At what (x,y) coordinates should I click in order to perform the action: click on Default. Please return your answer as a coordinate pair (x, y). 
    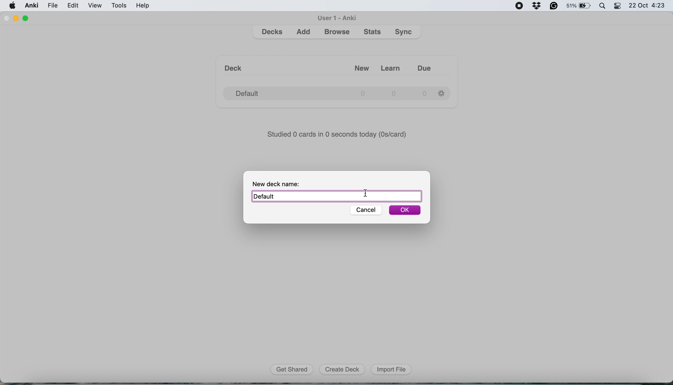
    Looking at the image, I should click on (325, 91).